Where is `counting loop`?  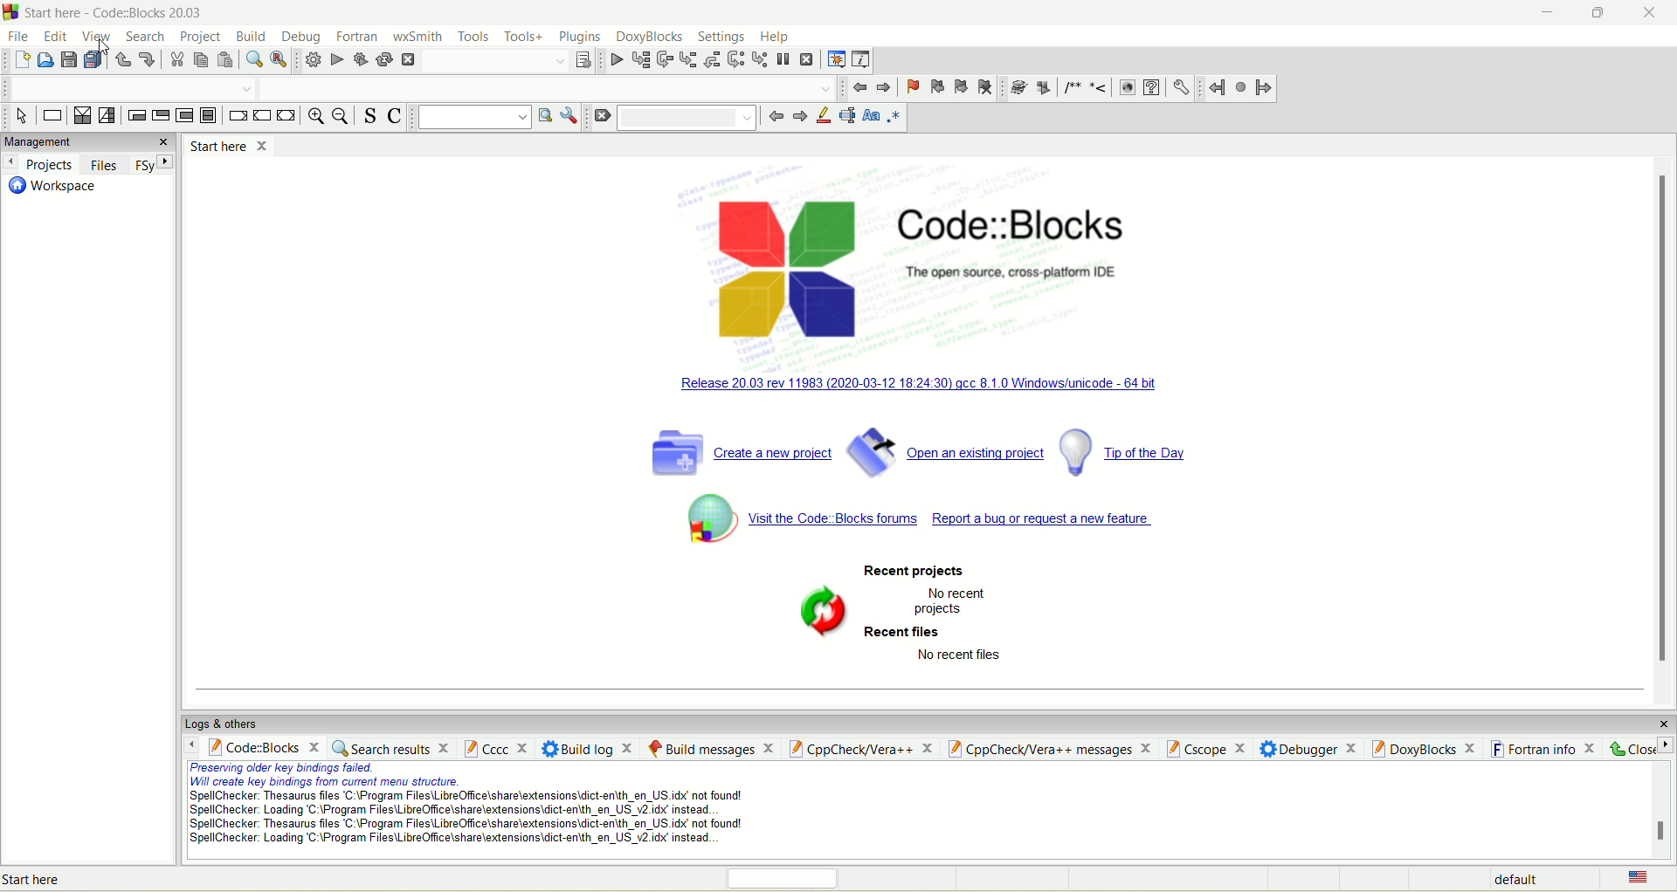
counting loop is located at coordinates (188, 116).